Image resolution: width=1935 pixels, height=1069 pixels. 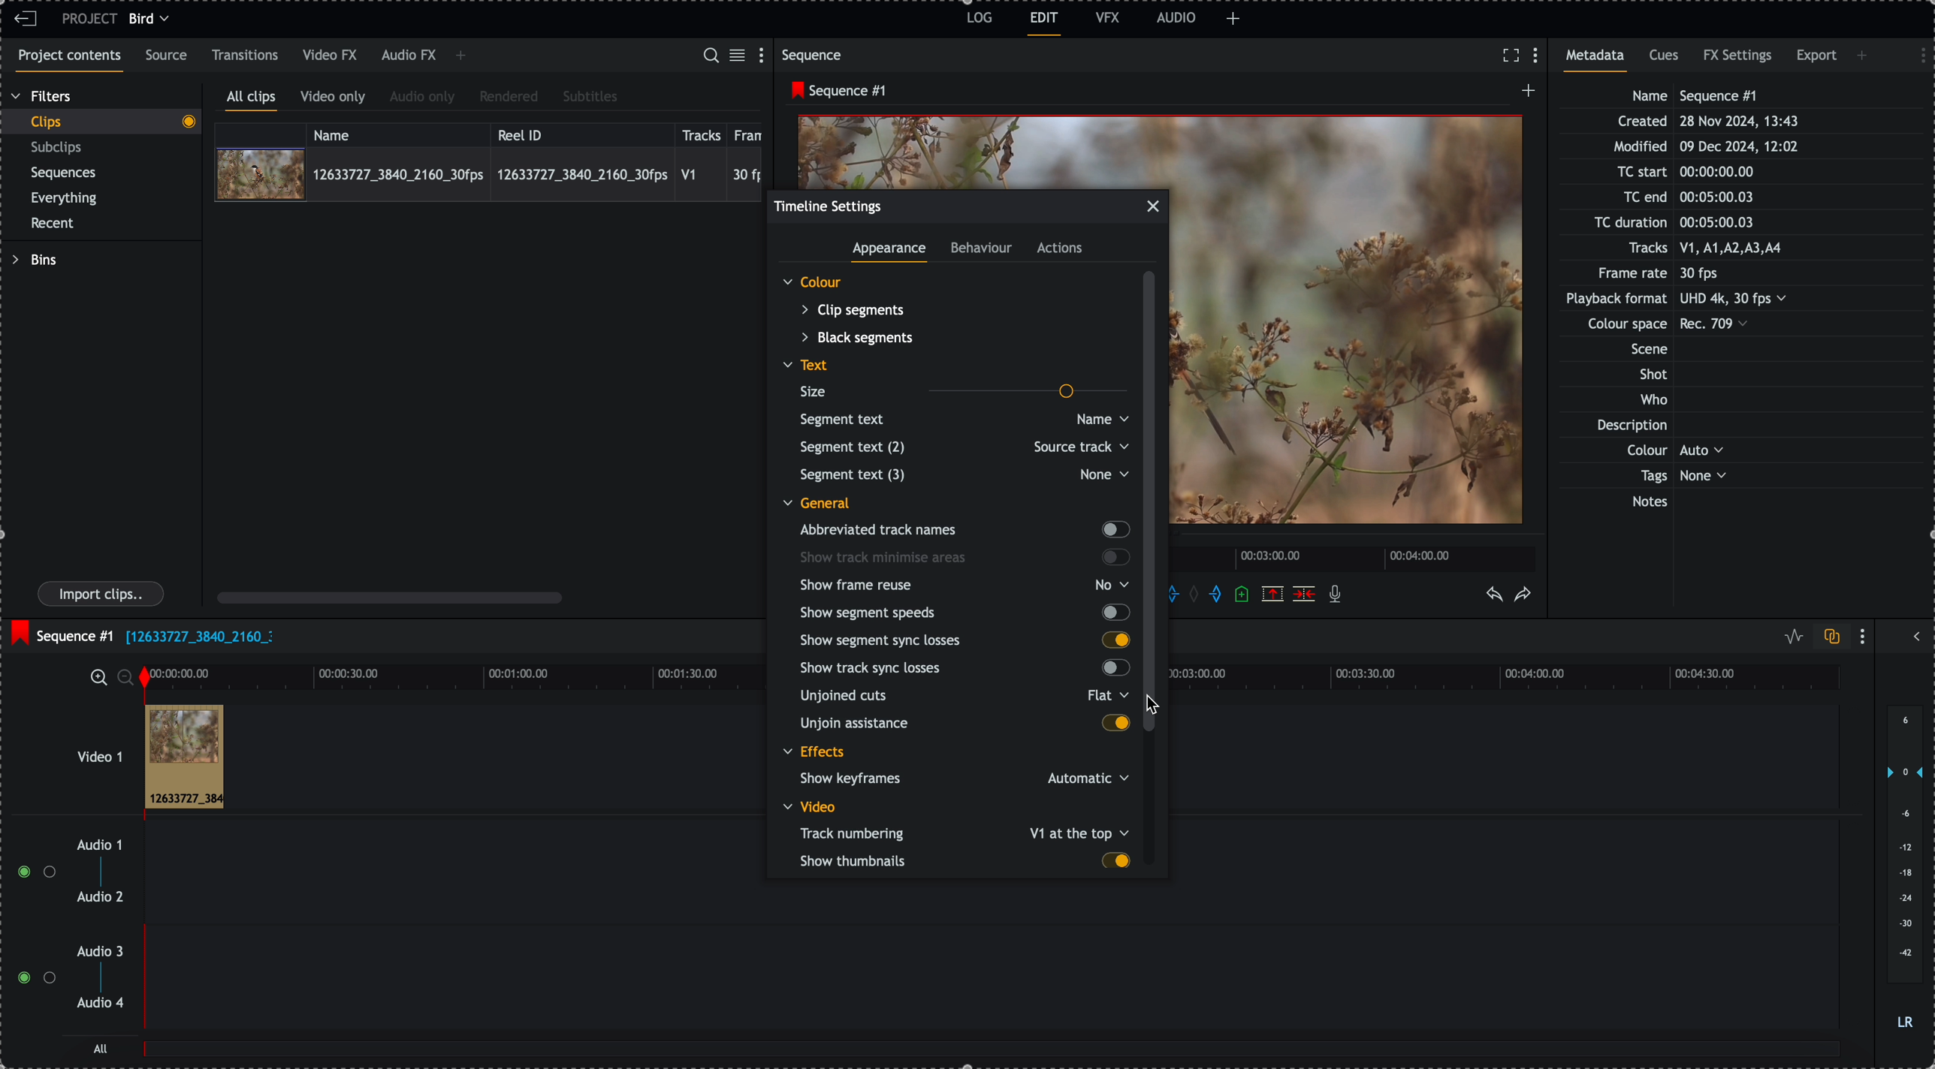 I want to click on add panel, so click(x=1864, y=56).